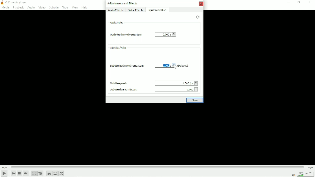 This screenshot has width=315, height=177. I want to click on 0.200 s, so click(163, 66).